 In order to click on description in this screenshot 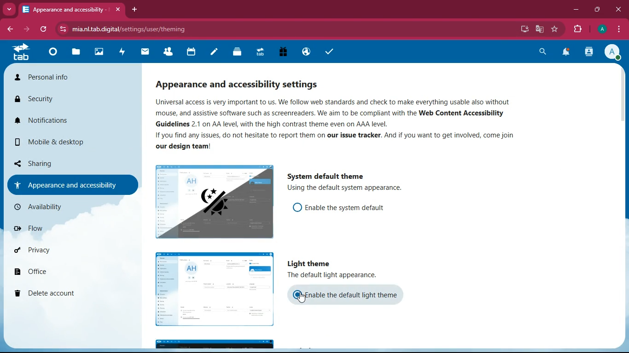, I will do `click(338, 275)`.